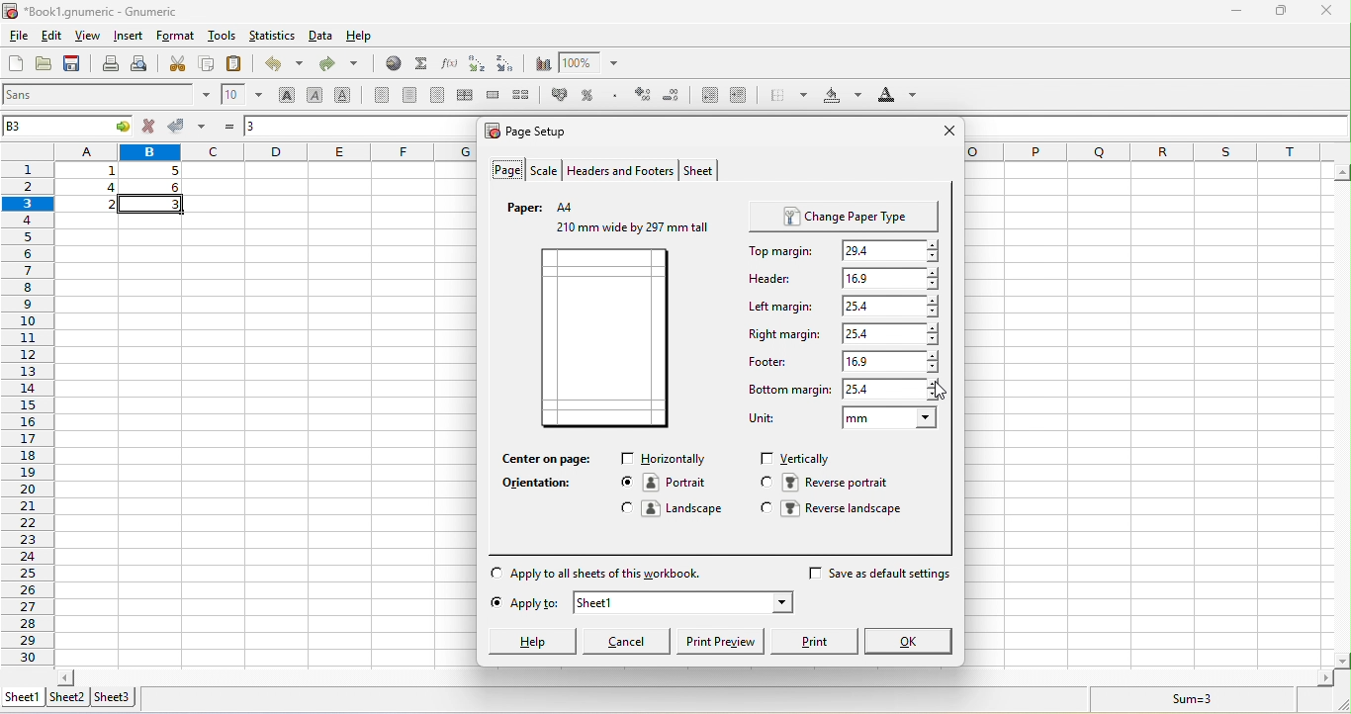 Image resolution: width=1351 pixels, height=714 pixels. Describe the element at coordinates (740, 98) in the screenshot. I see `increase the indent` at that location.